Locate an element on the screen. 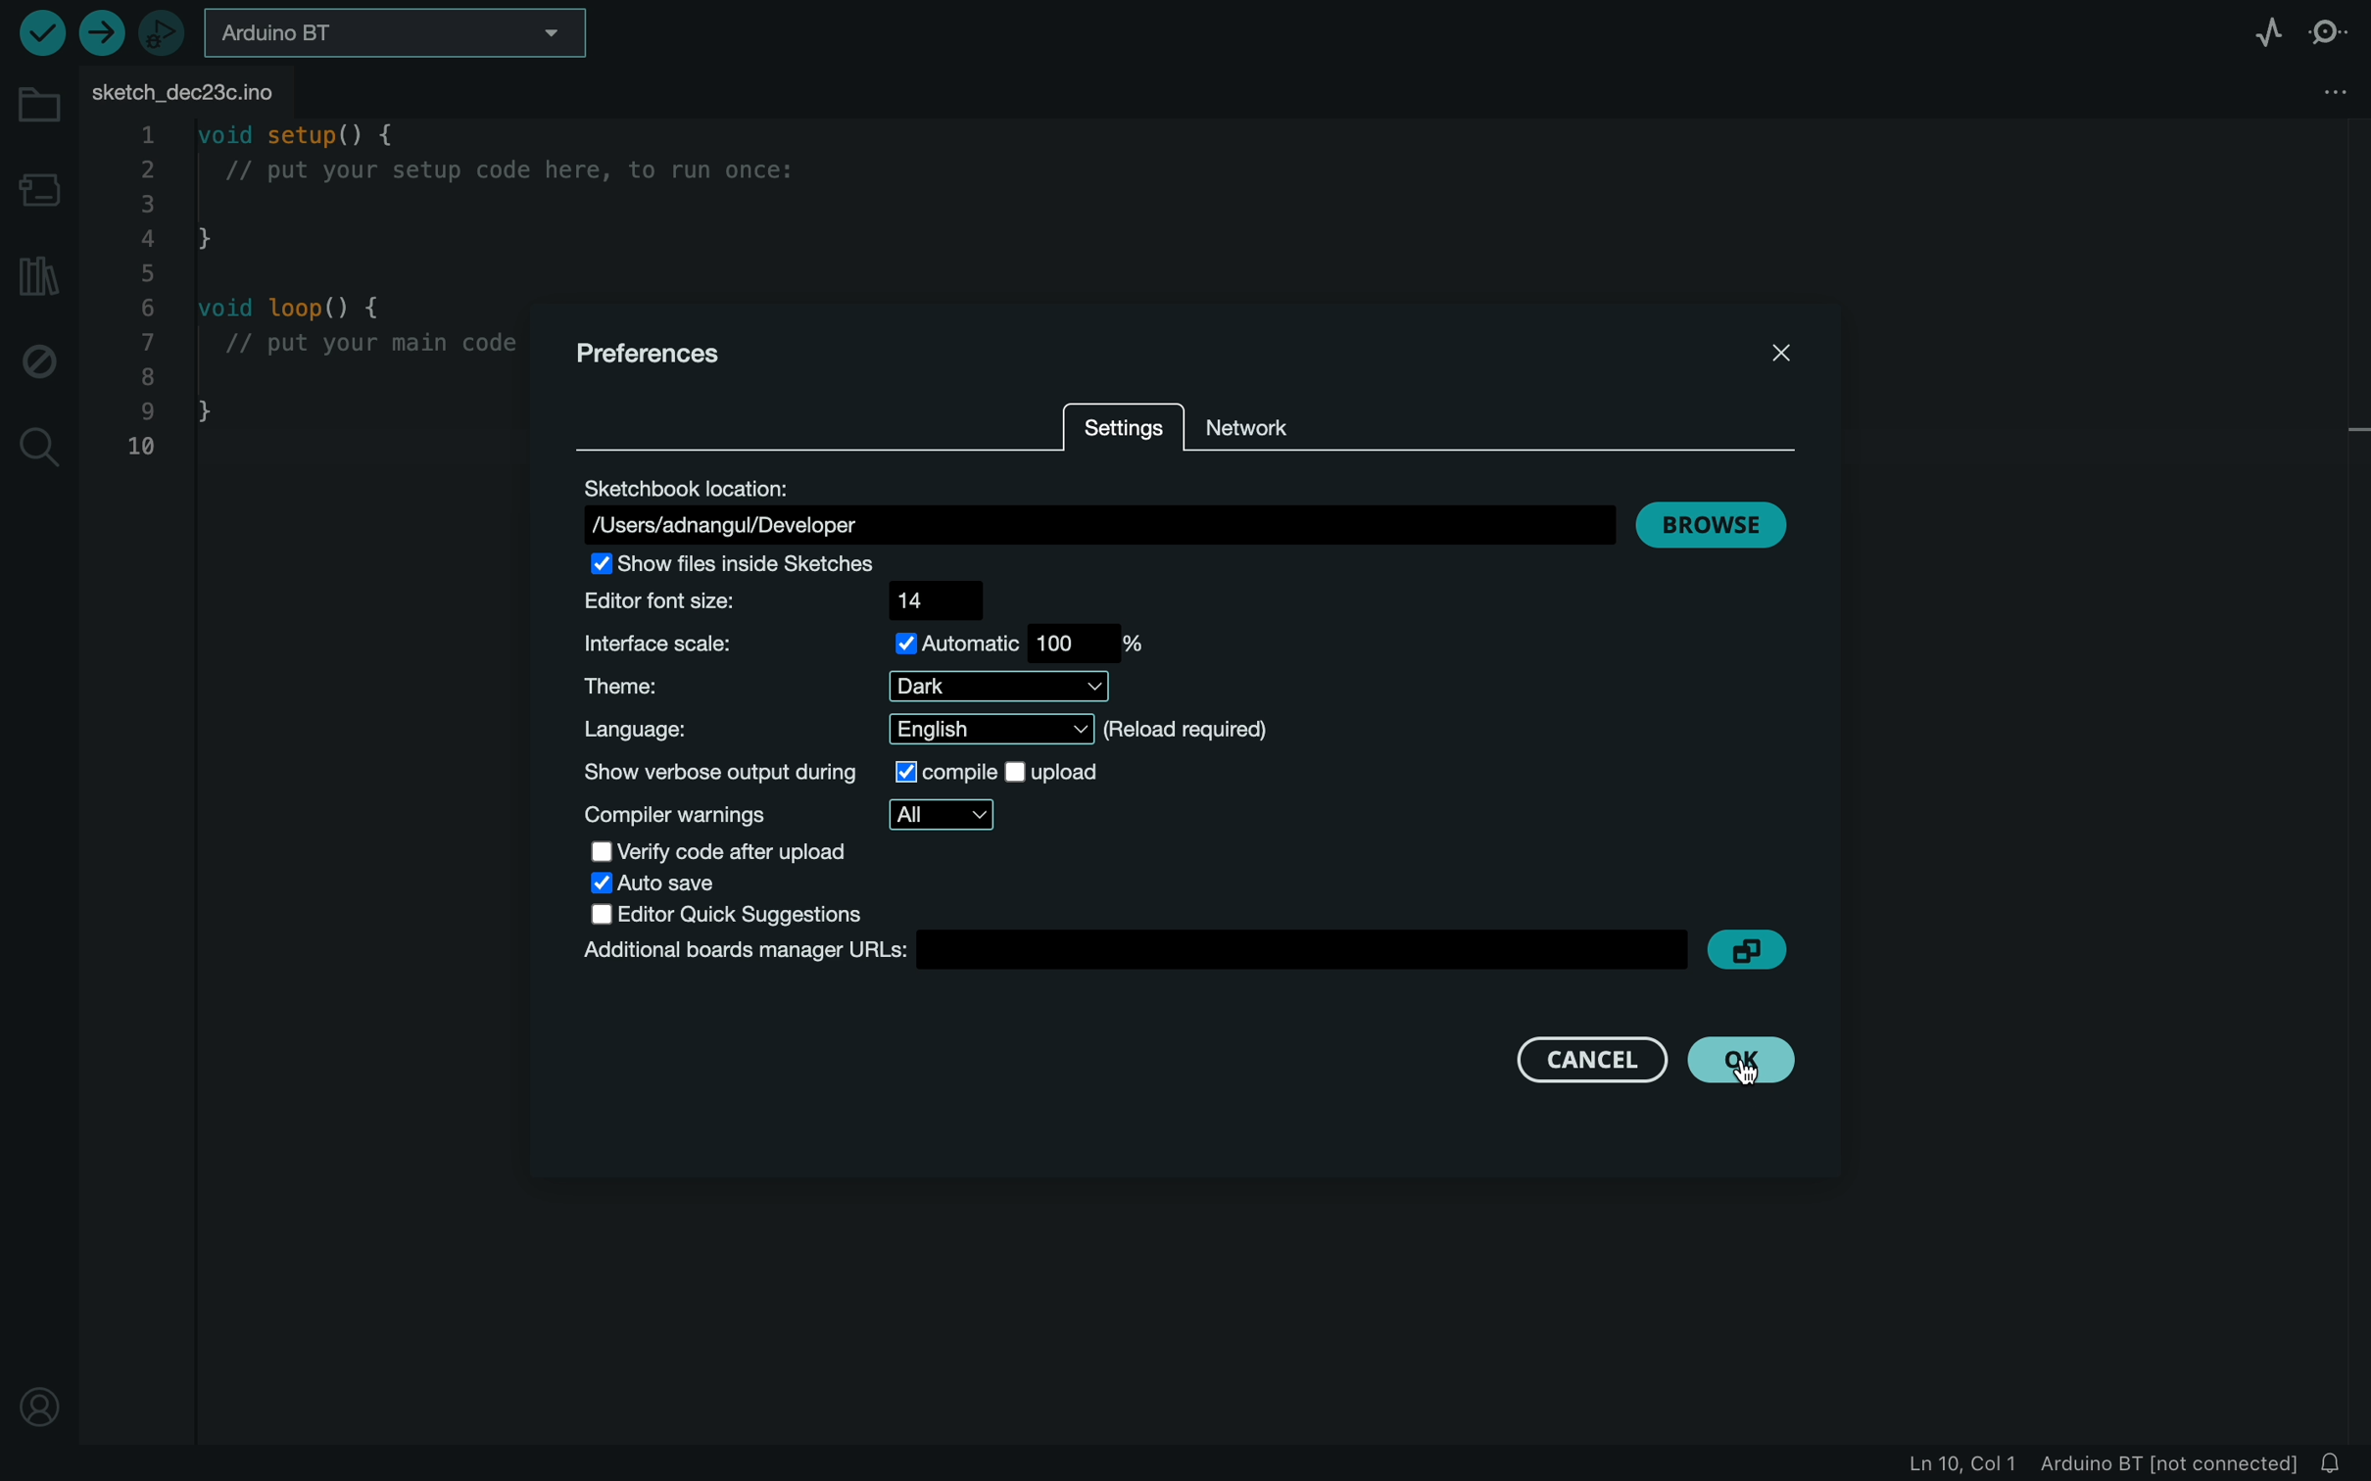  upload is located at coordinates (1064, 773).